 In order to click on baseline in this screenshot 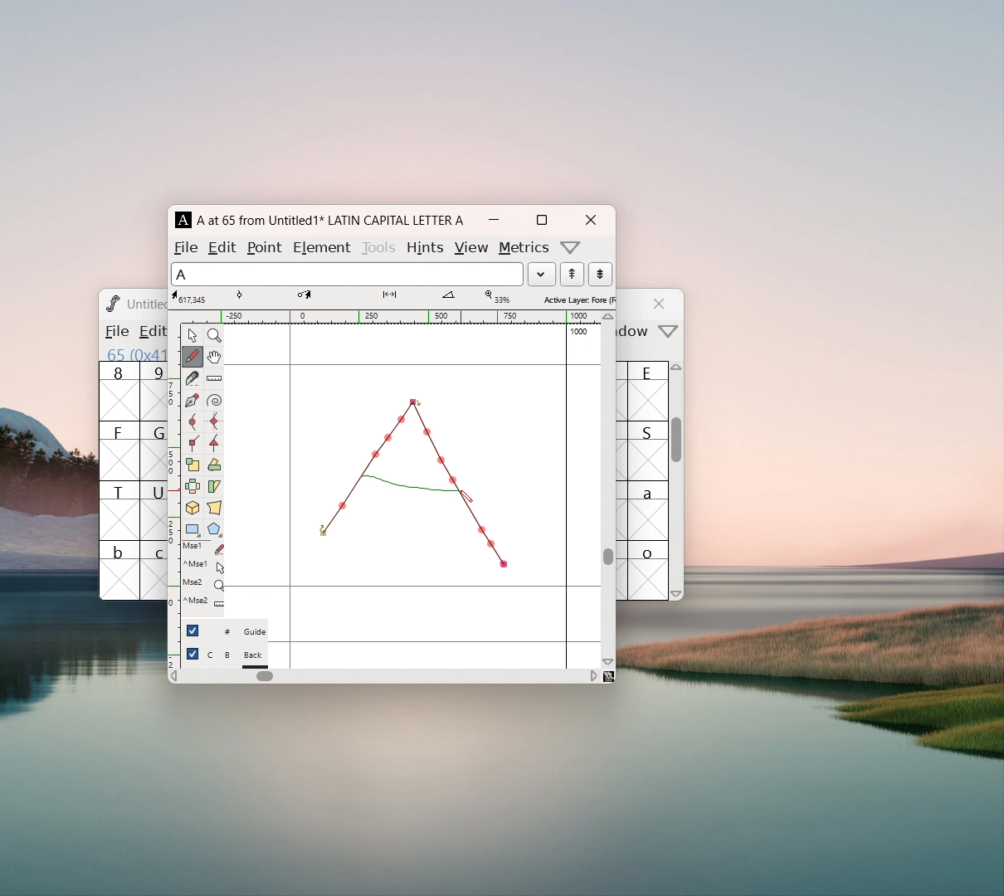, I will do `click(413, 587)`.